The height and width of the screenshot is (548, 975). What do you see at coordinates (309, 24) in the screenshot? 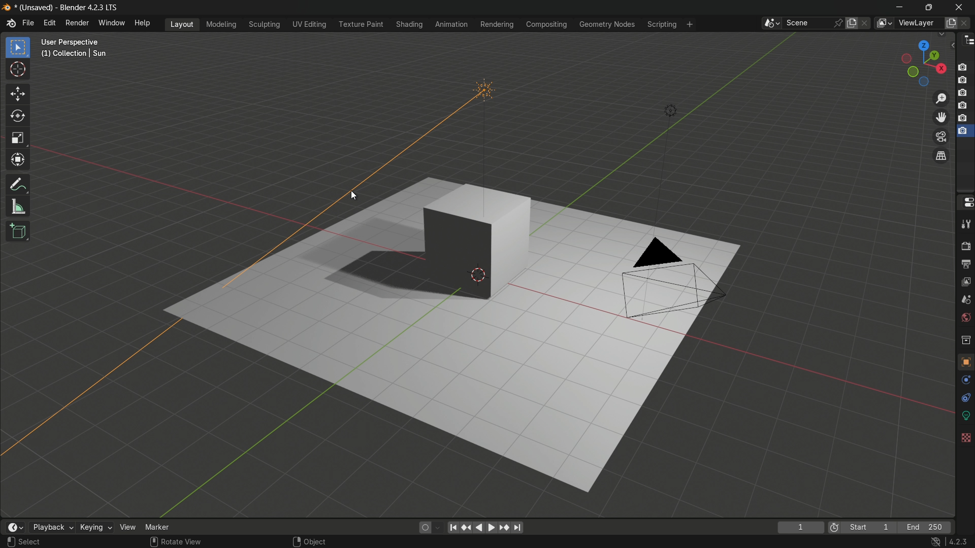
I see `uv editing` at bounding box center [309, 24].